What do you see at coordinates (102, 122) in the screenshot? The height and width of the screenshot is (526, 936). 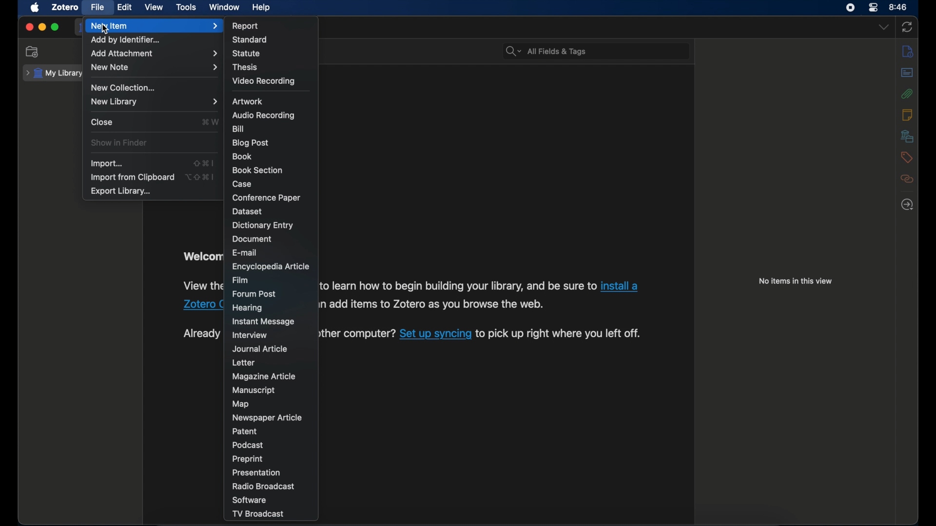 I see `close` at bounding box center [102, 122].